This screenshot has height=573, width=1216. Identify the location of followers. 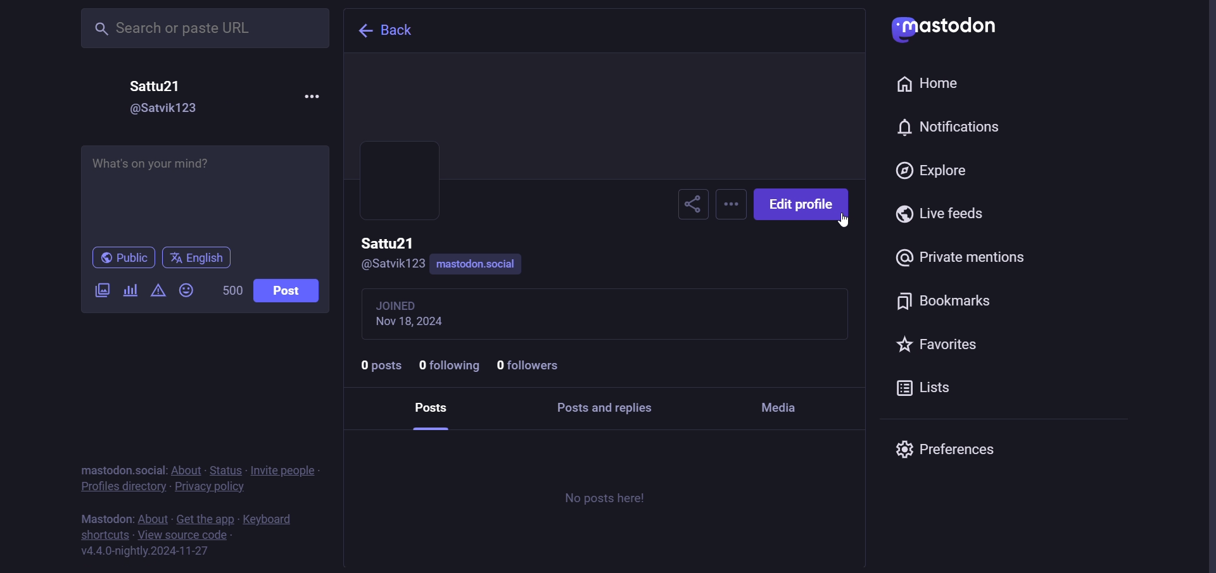
(529, 365).